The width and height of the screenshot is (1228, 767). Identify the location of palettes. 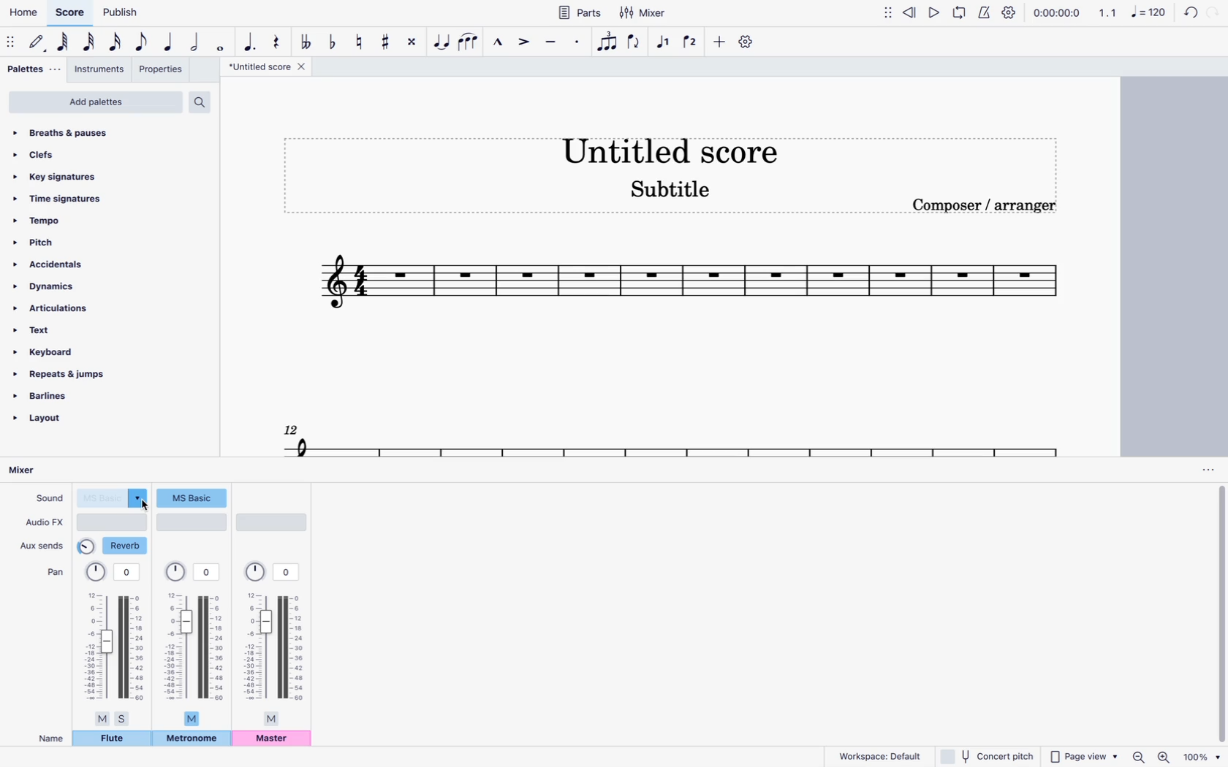
(34, 72).